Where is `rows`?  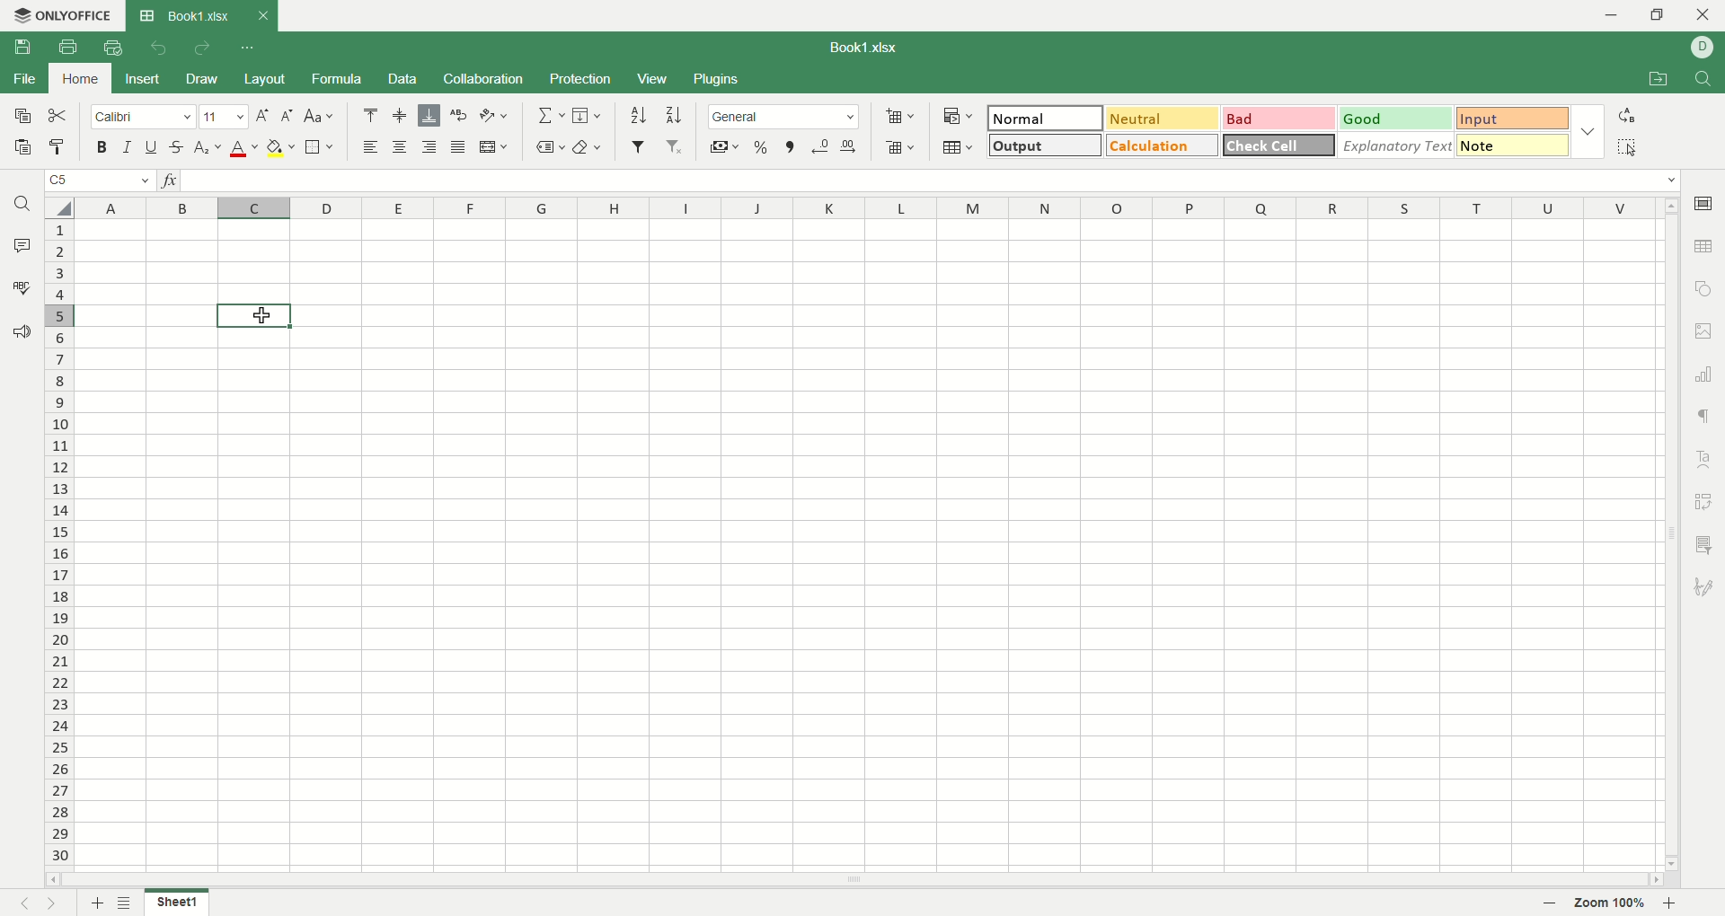
rows is located at coordinates (56, 546).